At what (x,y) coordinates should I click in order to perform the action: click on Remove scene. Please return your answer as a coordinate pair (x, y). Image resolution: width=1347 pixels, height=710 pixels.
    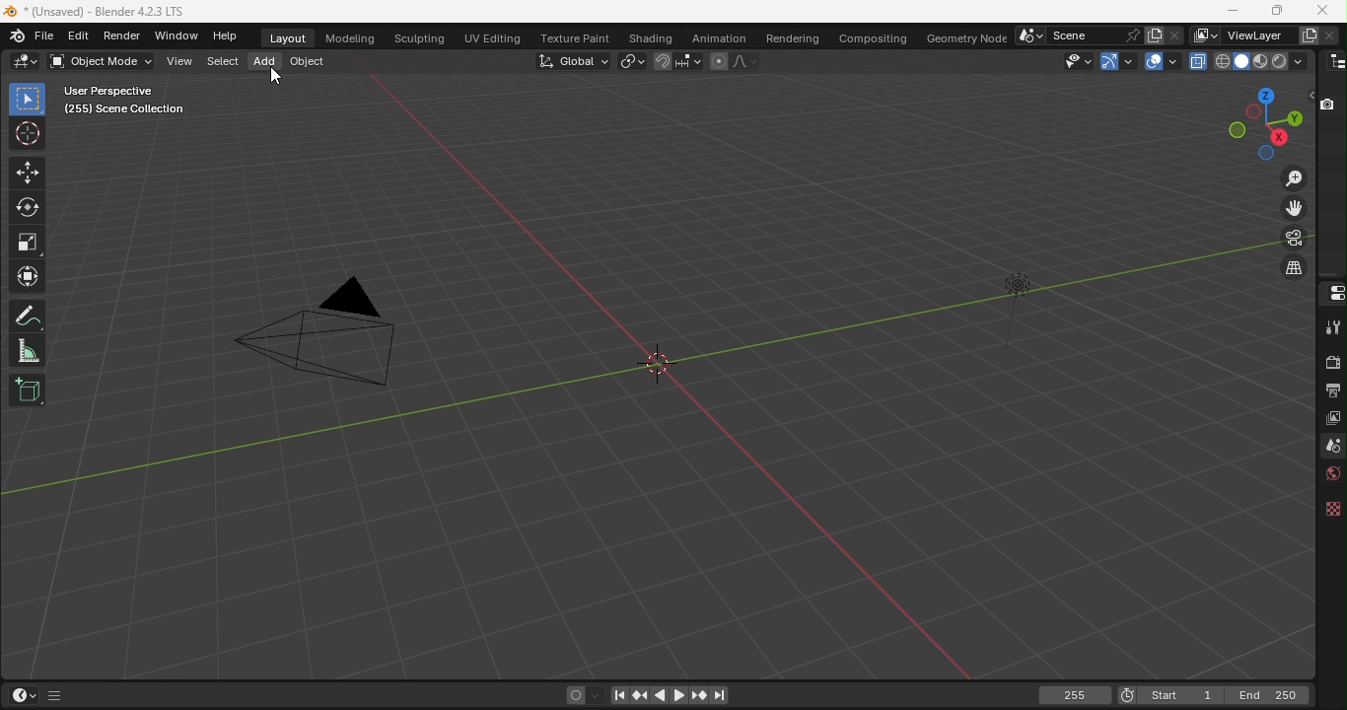
    Looking at the image, I should click on (1174, 35).